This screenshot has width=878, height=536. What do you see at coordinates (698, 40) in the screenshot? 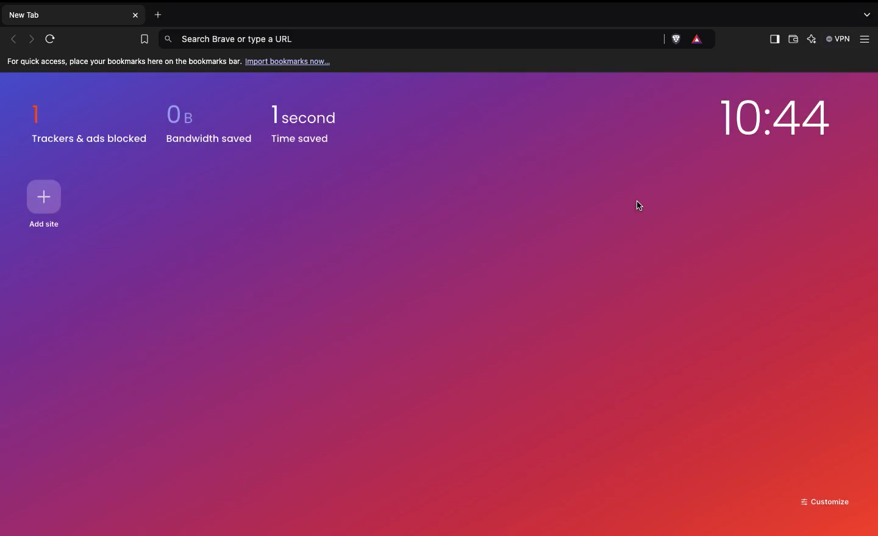
I see `Rewards` at bounding box center [698, 40].